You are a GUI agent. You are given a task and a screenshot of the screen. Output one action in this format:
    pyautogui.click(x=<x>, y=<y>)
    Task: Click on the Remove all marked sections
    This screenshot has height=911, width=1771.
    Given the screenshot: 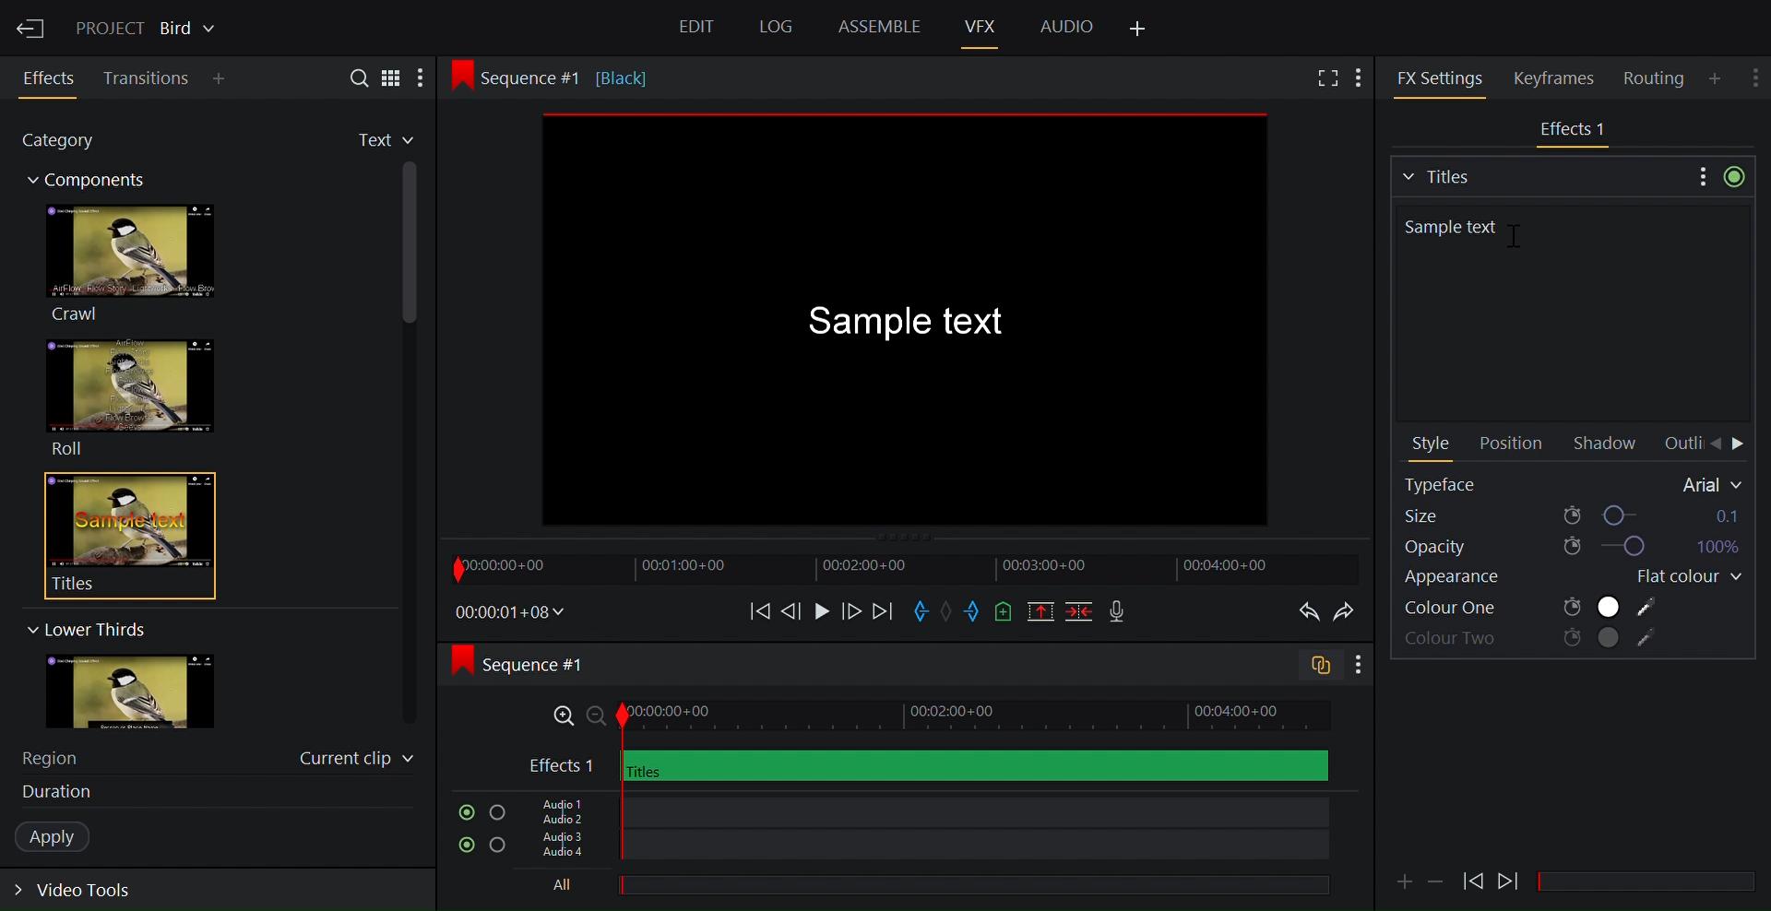 What is the action you would take?
    pyautogui.click(x=1042, y=614)
    